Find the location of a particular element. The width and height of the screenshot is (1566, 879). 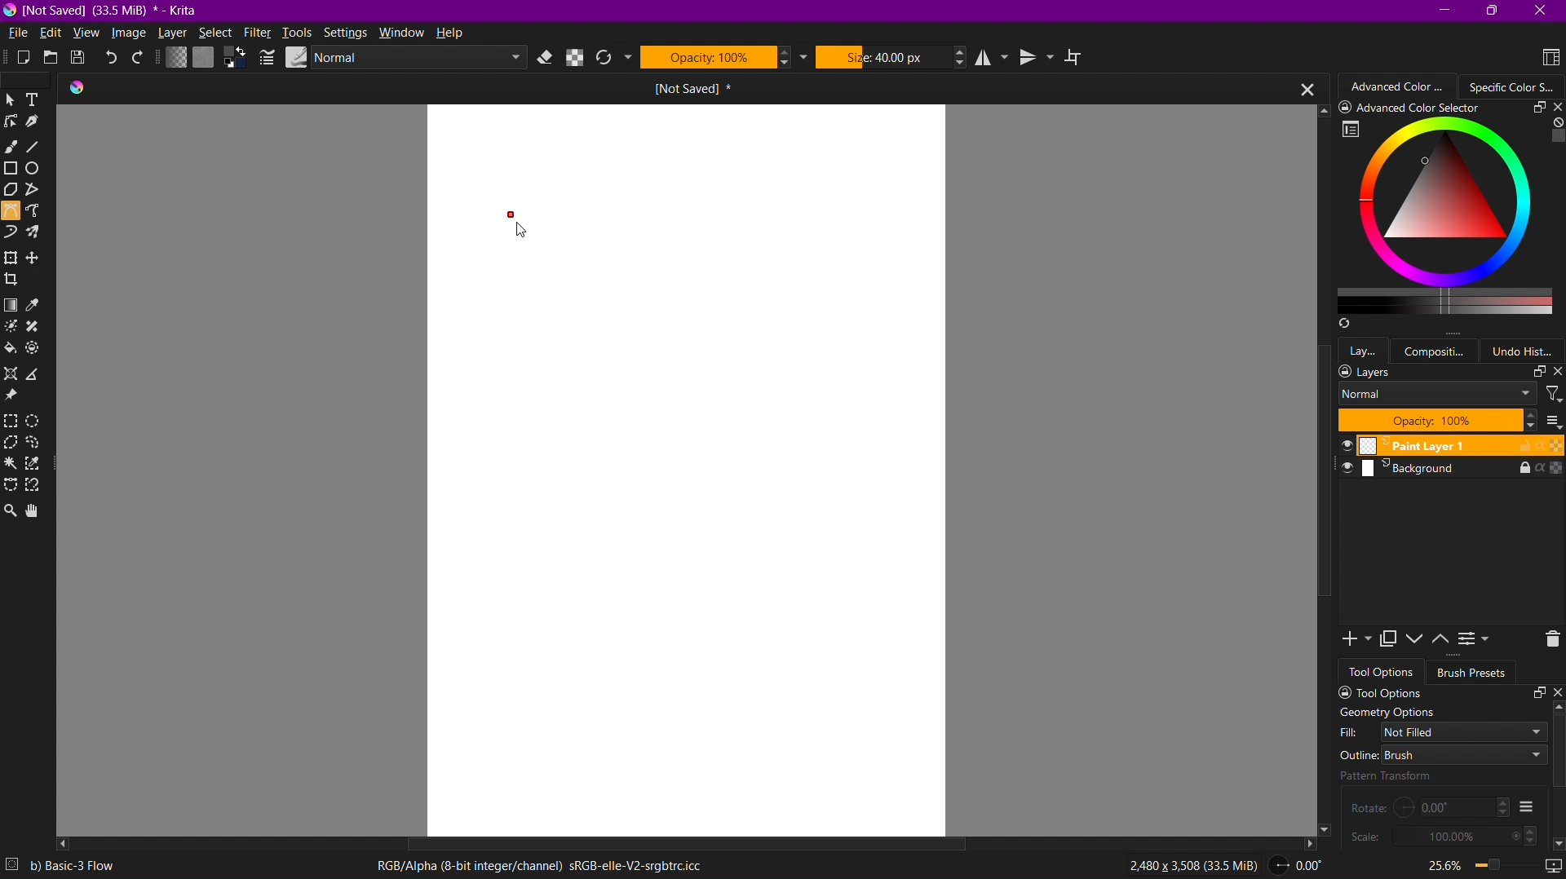

Set foreground and background colors is located at coordinates (235, 59).